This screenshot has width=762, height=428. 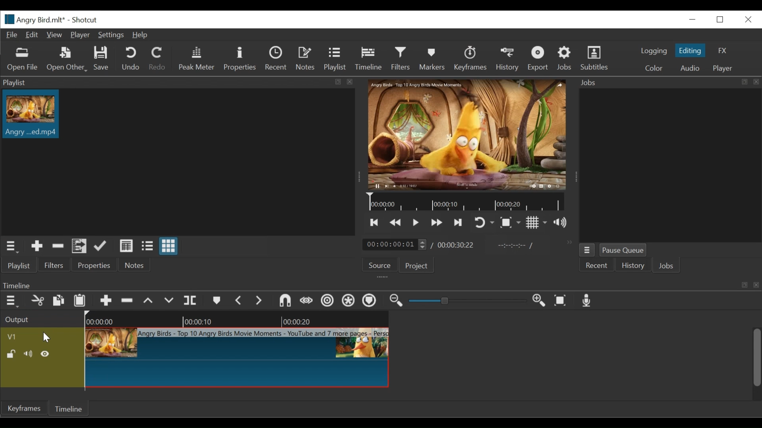 What do you see at coordinates (539, 300) in the screenshot?
I see `Zoom timeline in` at bounding box center [539, 300].